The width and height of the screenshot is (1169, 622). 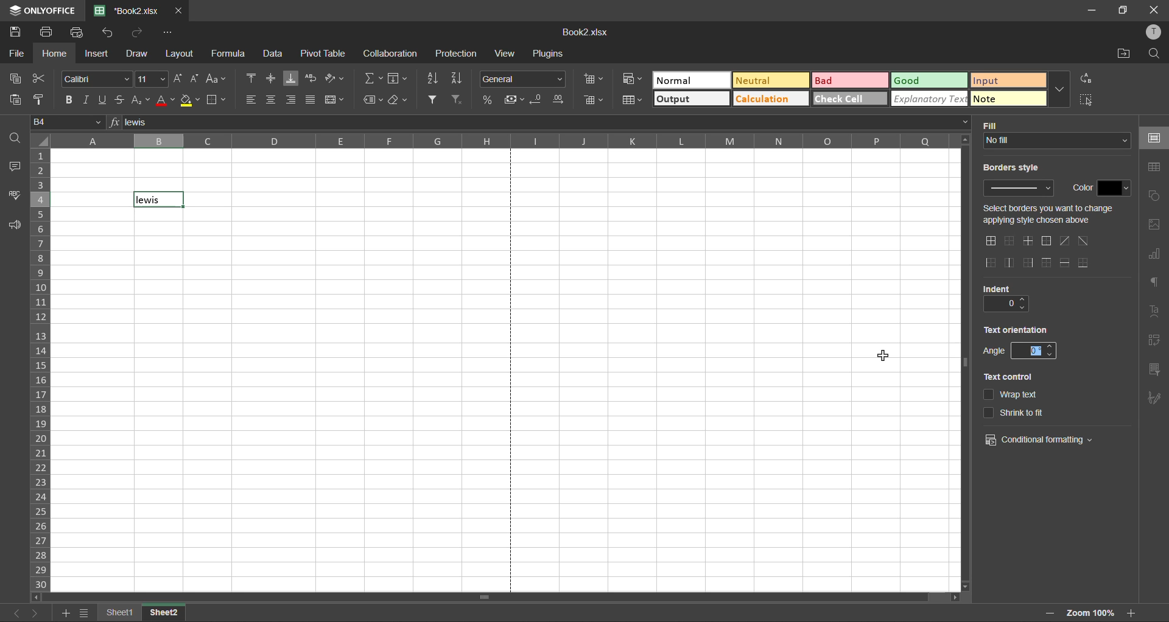 I want to click on diagonal down border, so click(x=1083, y=240).